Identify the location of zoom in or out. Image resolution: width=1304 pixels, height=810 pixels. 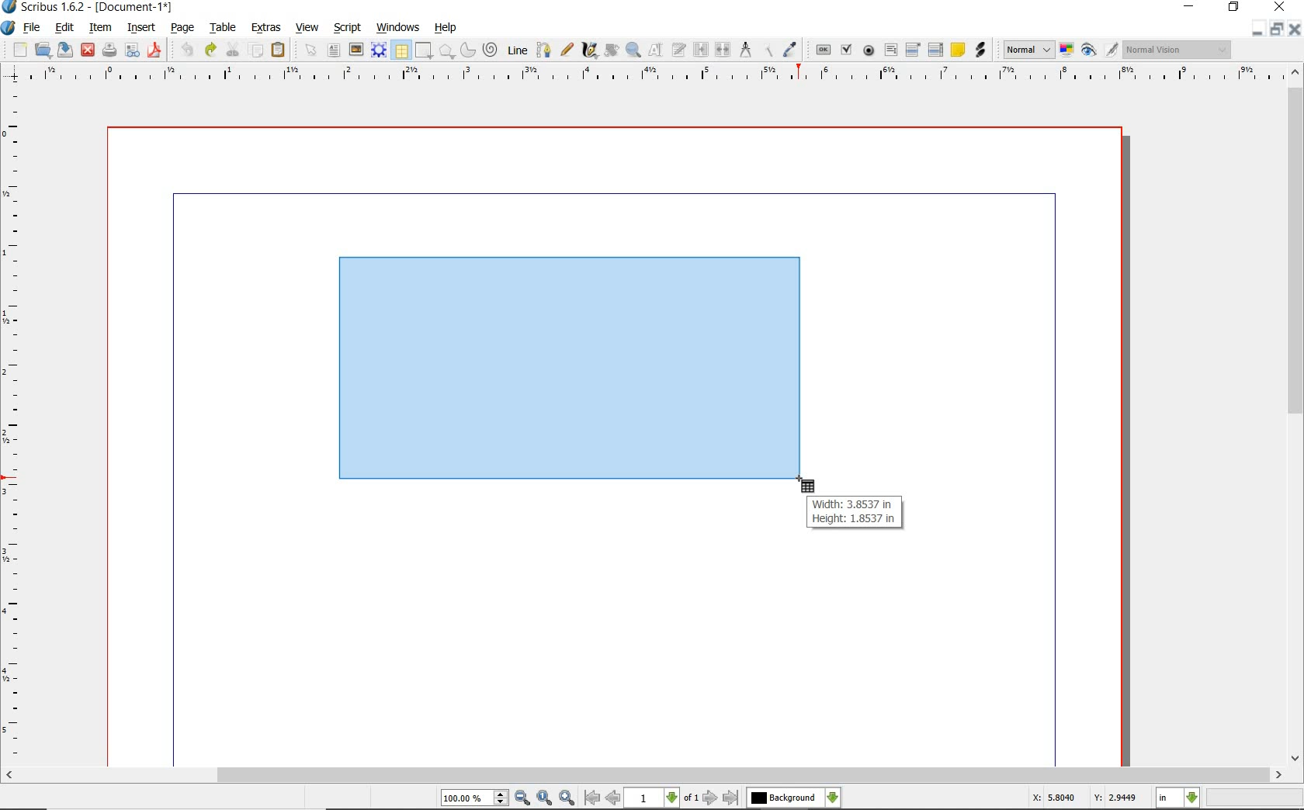
(633, 50).